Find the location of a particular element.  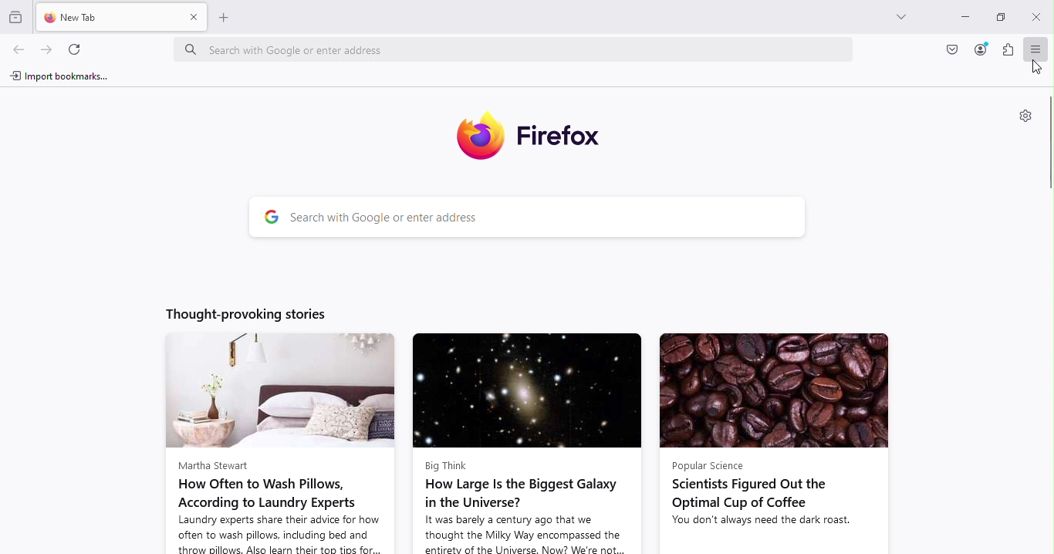

Close is located at coordinates (1038, 14).